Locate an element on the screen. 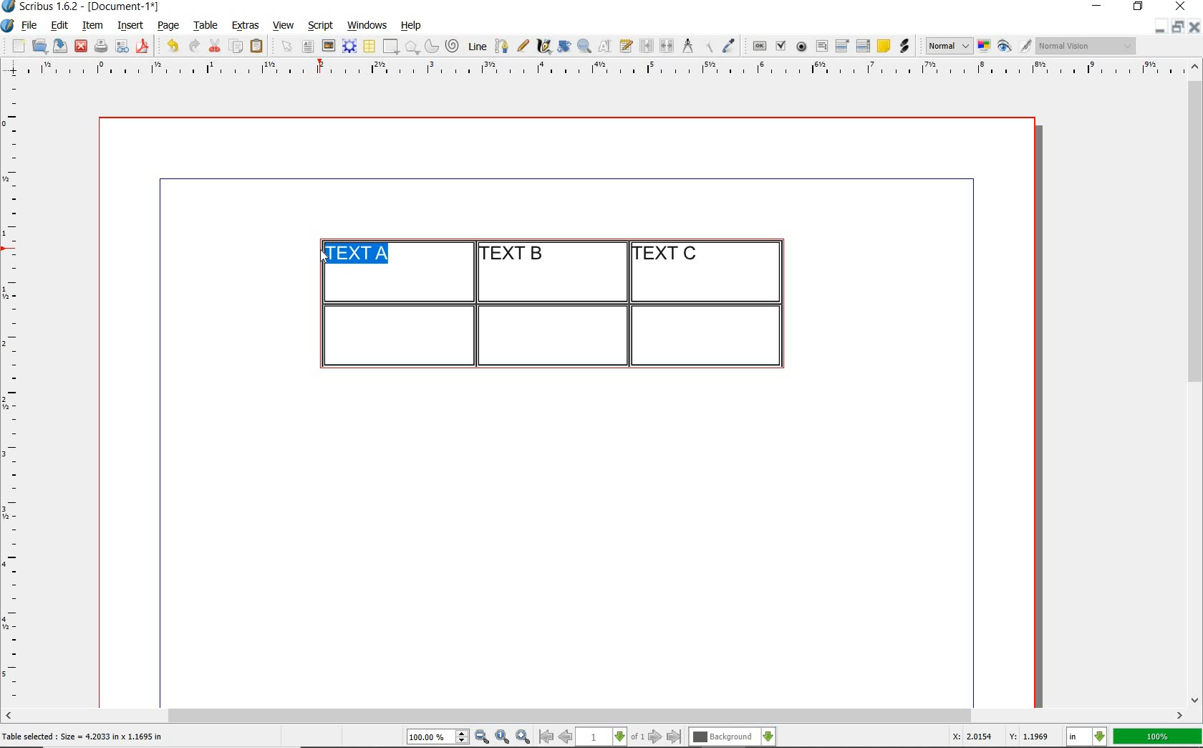 The width and height of the screenshot is (1203, 748). table is located at coordinates (206, 26).